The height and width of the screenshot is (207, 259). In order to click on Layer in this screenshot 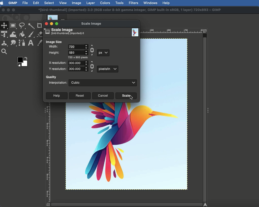, I will do `click(91, 3)`.